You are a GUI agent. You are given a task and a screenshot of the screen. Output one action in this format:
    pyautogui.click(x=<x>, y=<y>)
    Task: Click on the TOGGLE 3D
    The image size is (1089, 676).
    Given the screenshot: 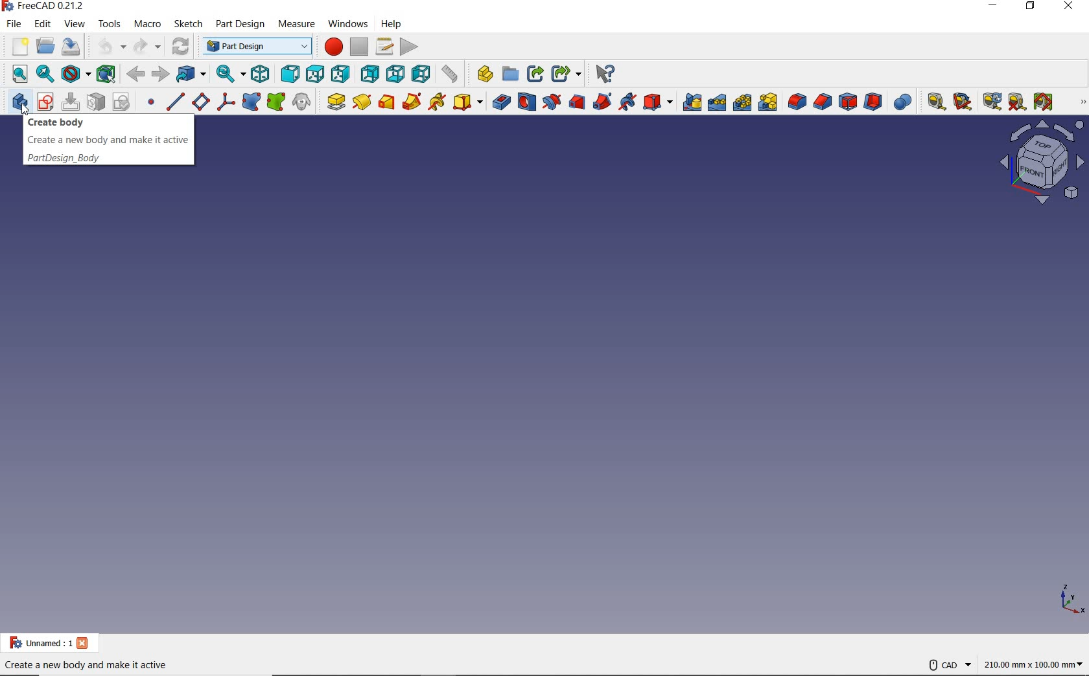 What is the action you would take?
    pyautogui.click(x=1017, y=101)
    